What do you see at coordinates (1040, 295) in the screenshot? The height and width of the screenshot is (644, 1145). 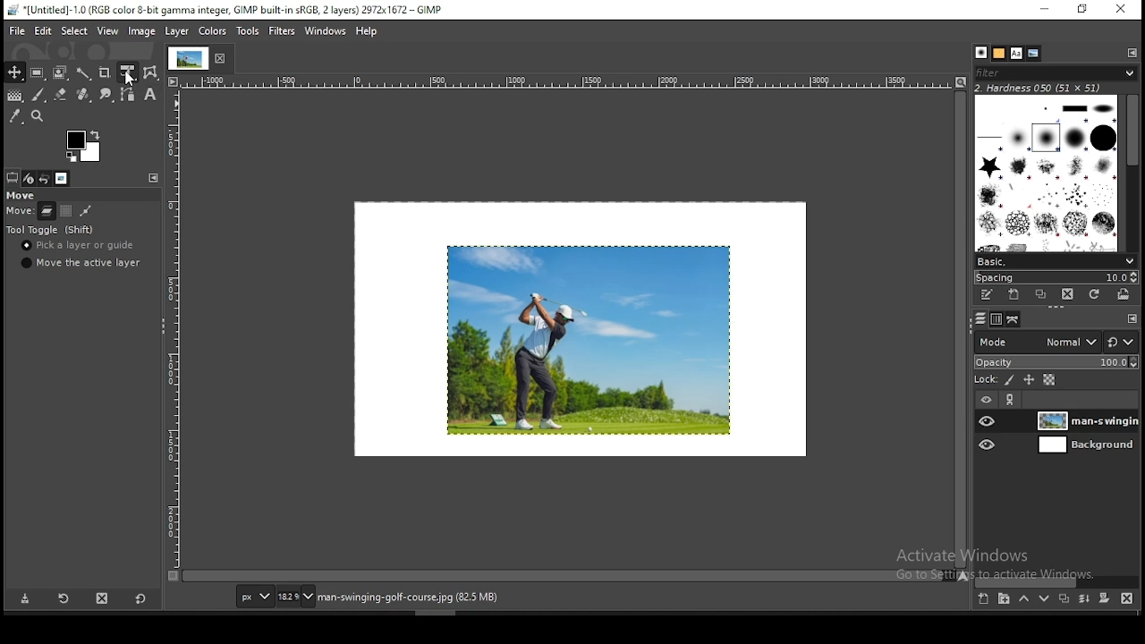 I see `duplicate brush` at bounding box center [1040, 295].